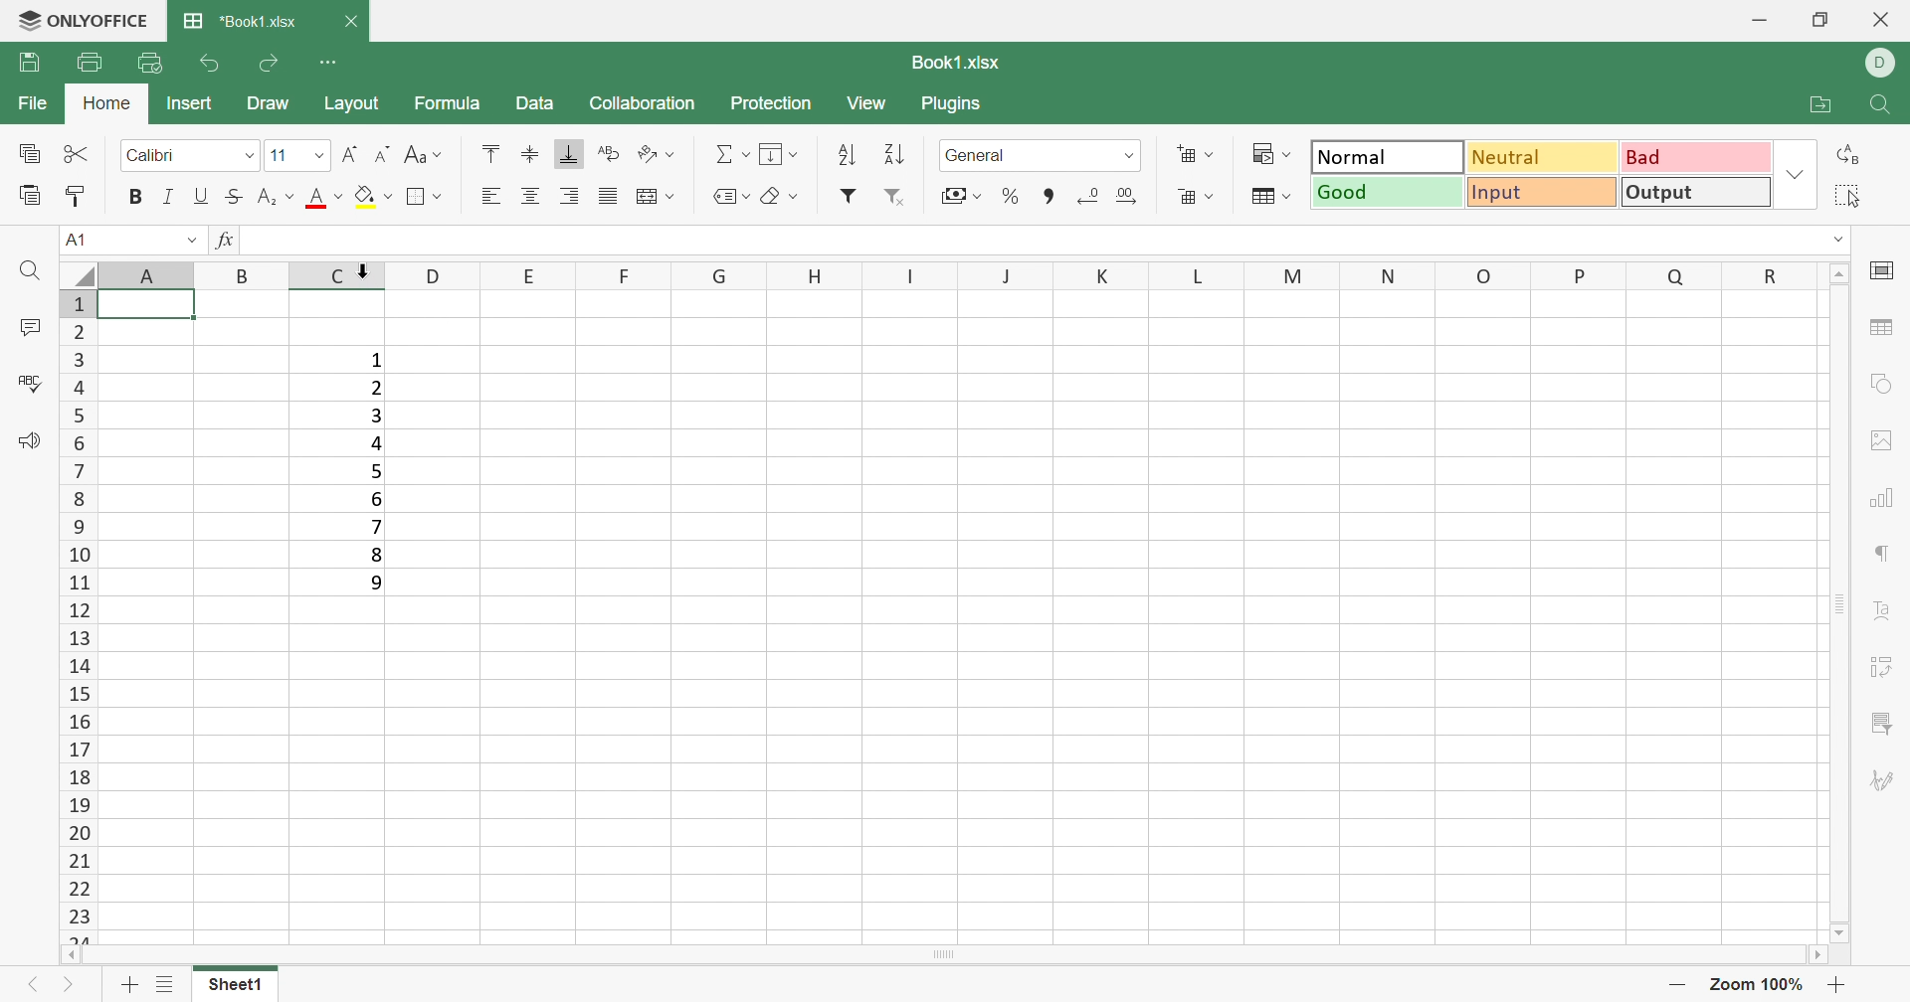  Describe the element at coordinates (165, 982) in the screenshot. I see `List of sheets` at that location.